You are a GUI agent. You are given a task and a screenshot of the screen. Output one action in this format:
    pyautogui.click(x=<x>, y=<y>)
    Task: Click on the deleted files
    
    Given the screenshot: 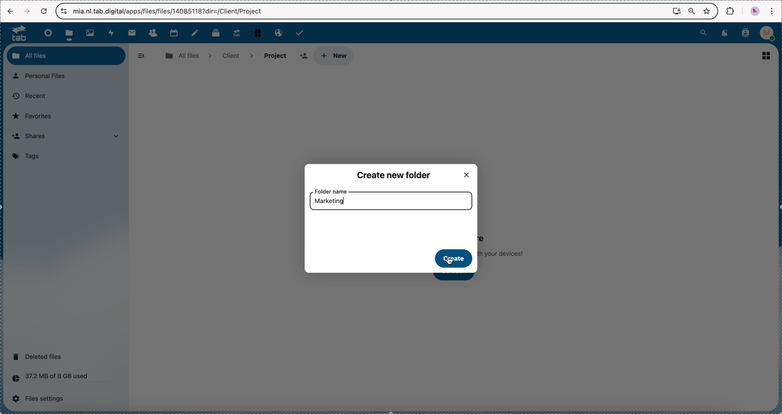 What is the action you would take?
    pyautogui.click(x=39, y=356)
    